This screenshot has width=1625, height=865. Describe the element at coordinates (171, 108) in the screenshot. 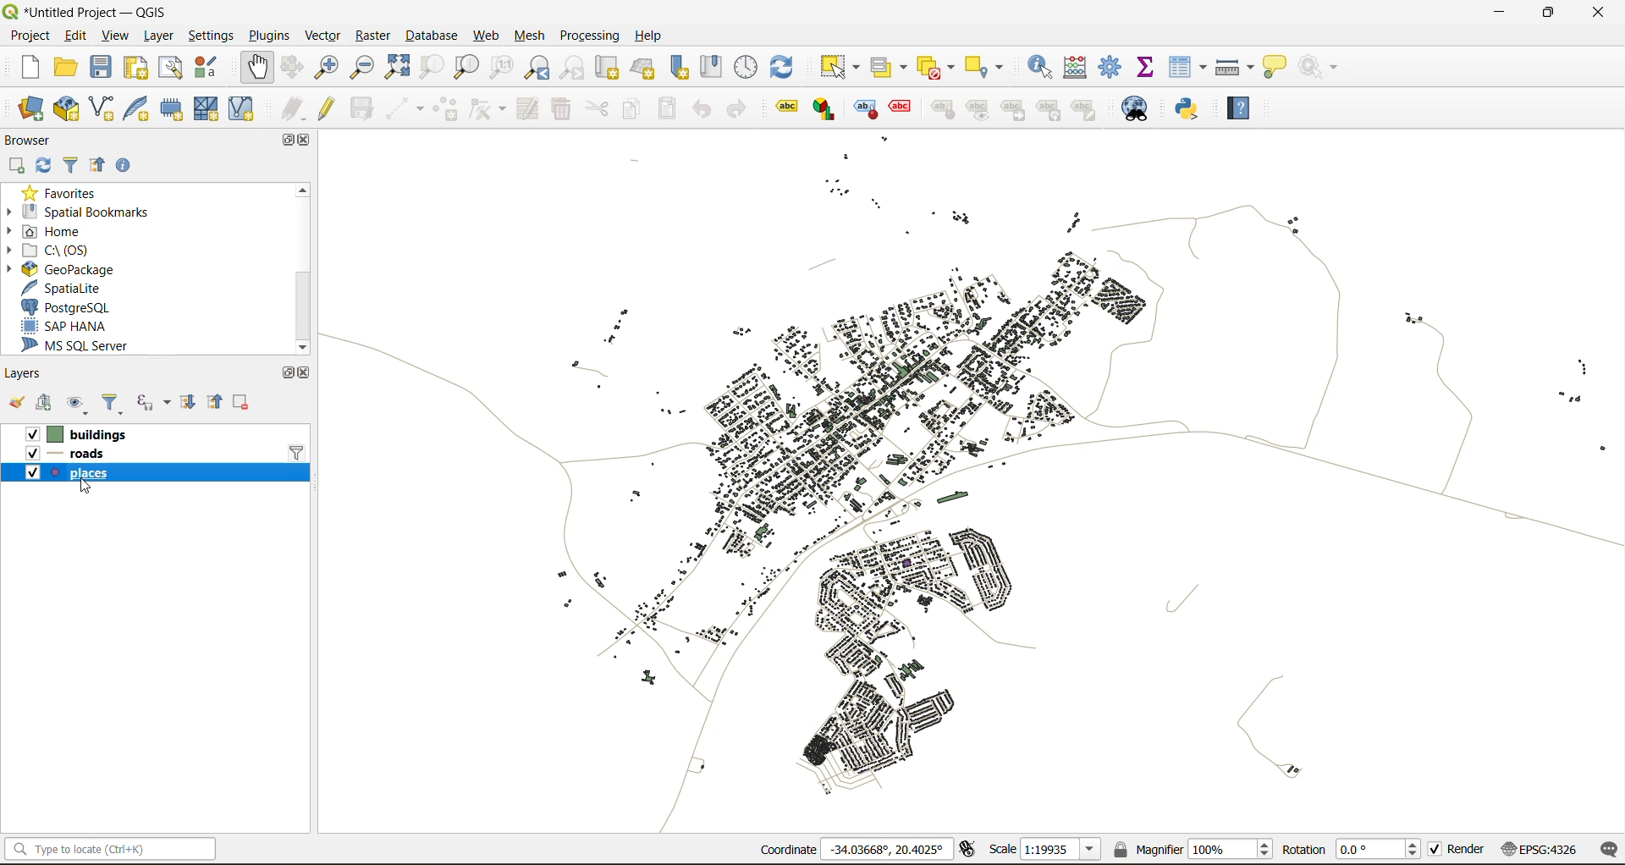

I see `new temporary scratch file layer` at that location.